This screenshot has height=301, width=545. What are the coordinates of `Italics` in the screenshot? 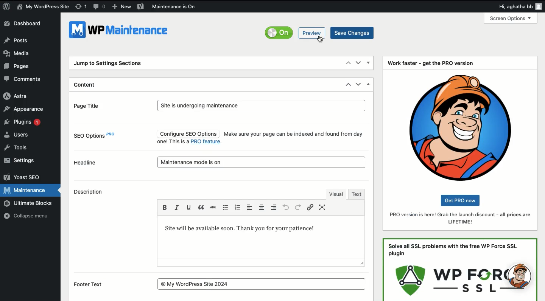 It's located at (177, 207).